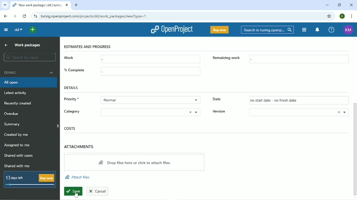  Describe the element at coordinates (295, 100) in the screenshot. I see `no start date - no finish date` at that location.